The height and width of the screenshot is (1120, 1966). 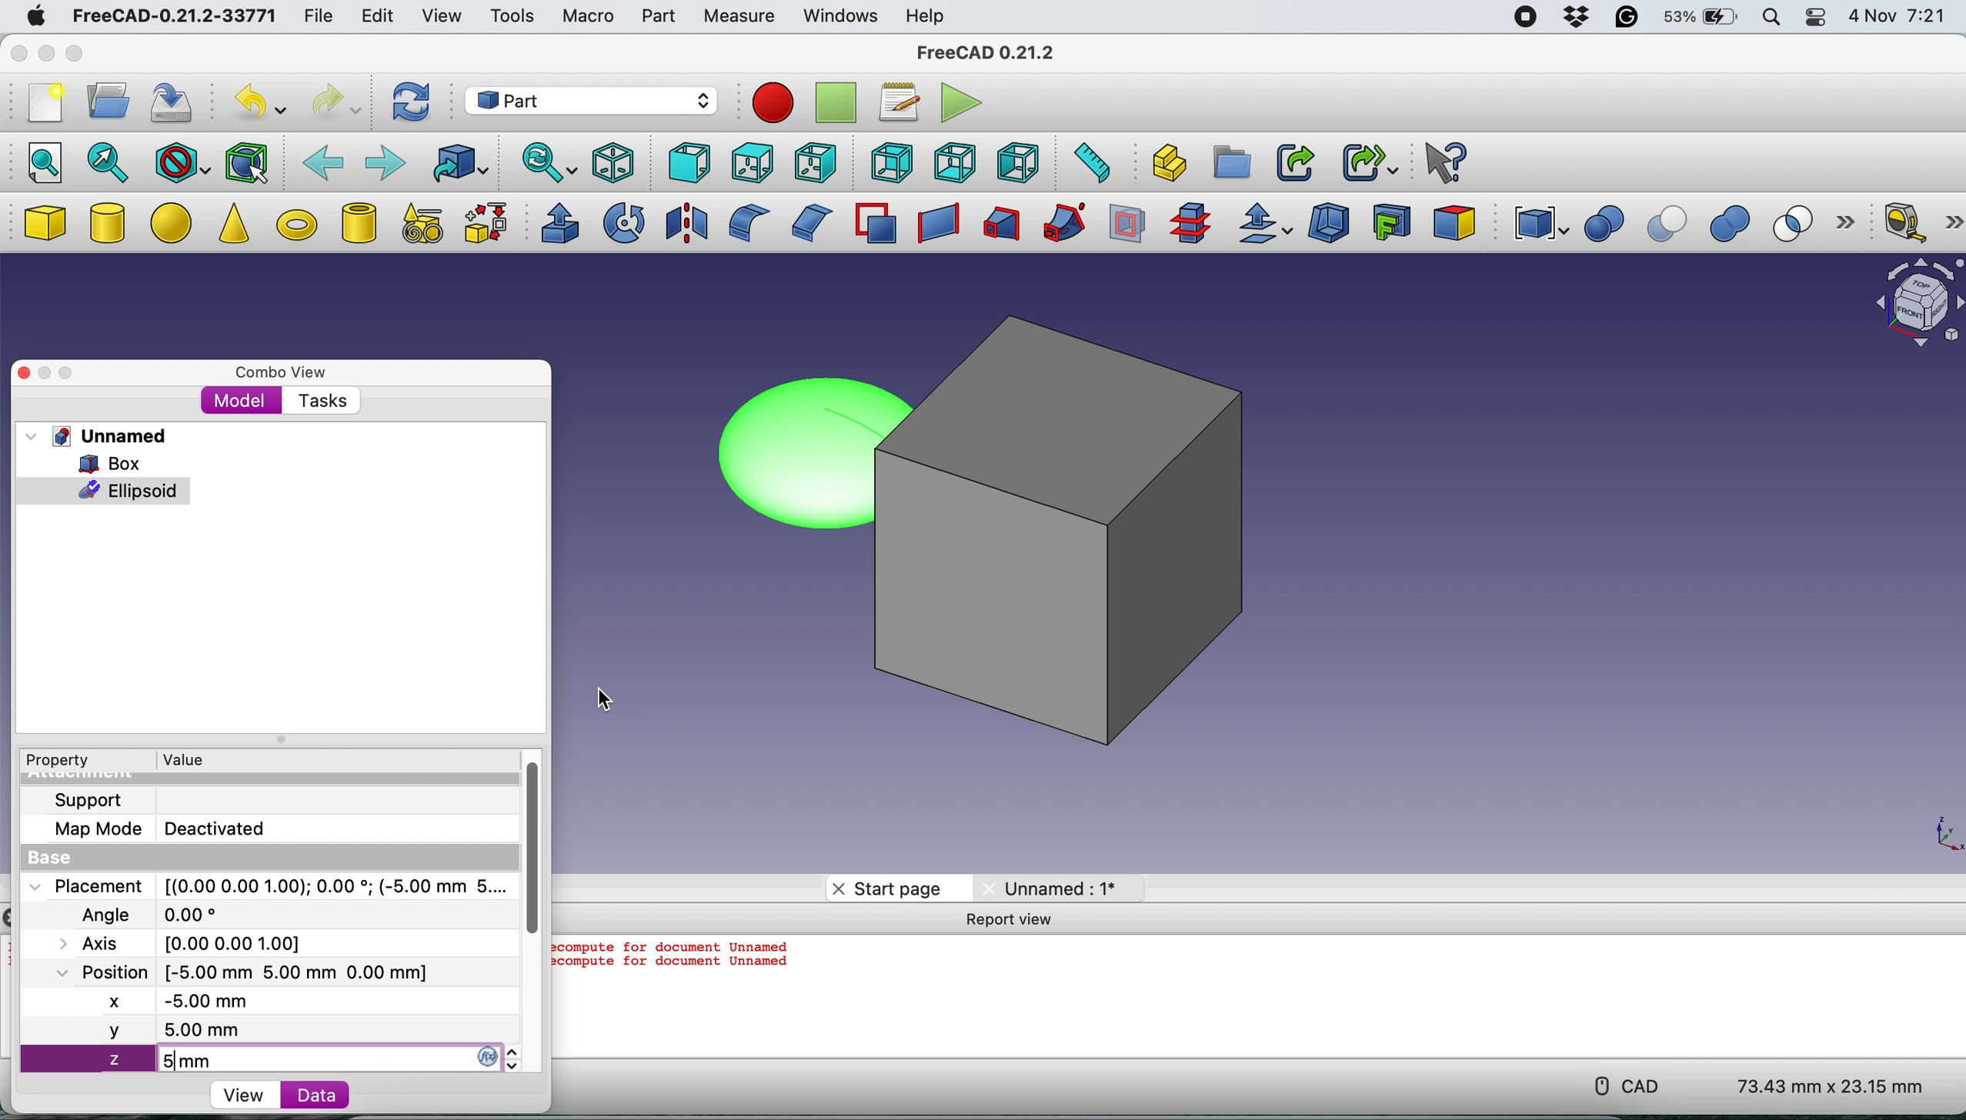 What do you see at coordinates (626, 222) in the screenshot?
I see `revolve` at bounding box center [626, 222].